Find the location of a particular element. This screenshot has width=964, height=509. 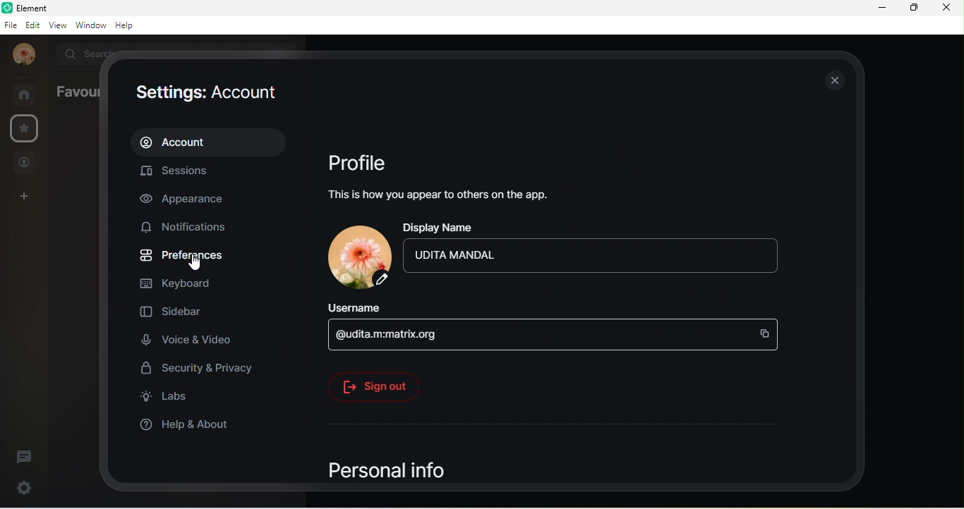

notifications is located at coordinates (191, 228).